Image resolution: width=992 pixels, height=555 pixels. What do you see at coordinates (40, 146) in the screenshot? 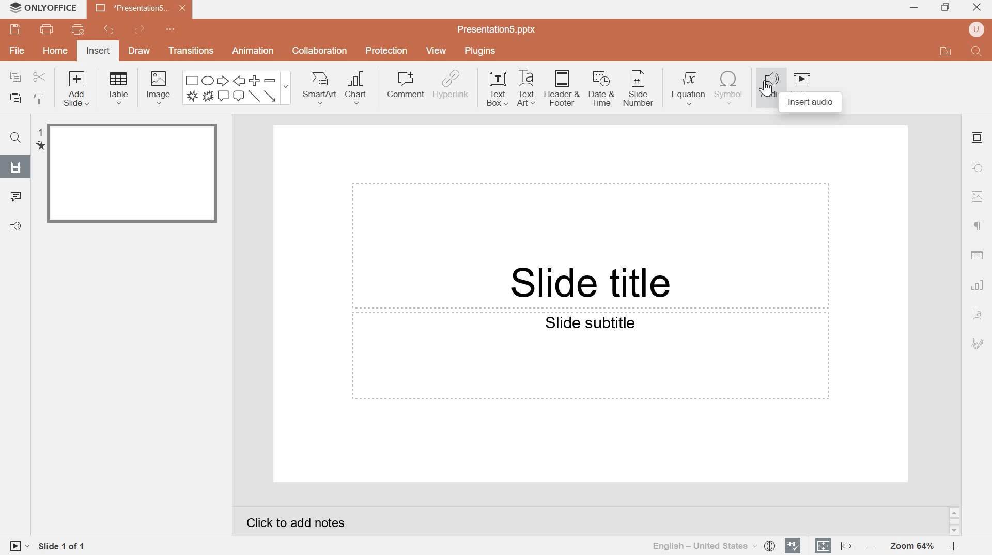
I see `star` at bounding box center [40, 146].